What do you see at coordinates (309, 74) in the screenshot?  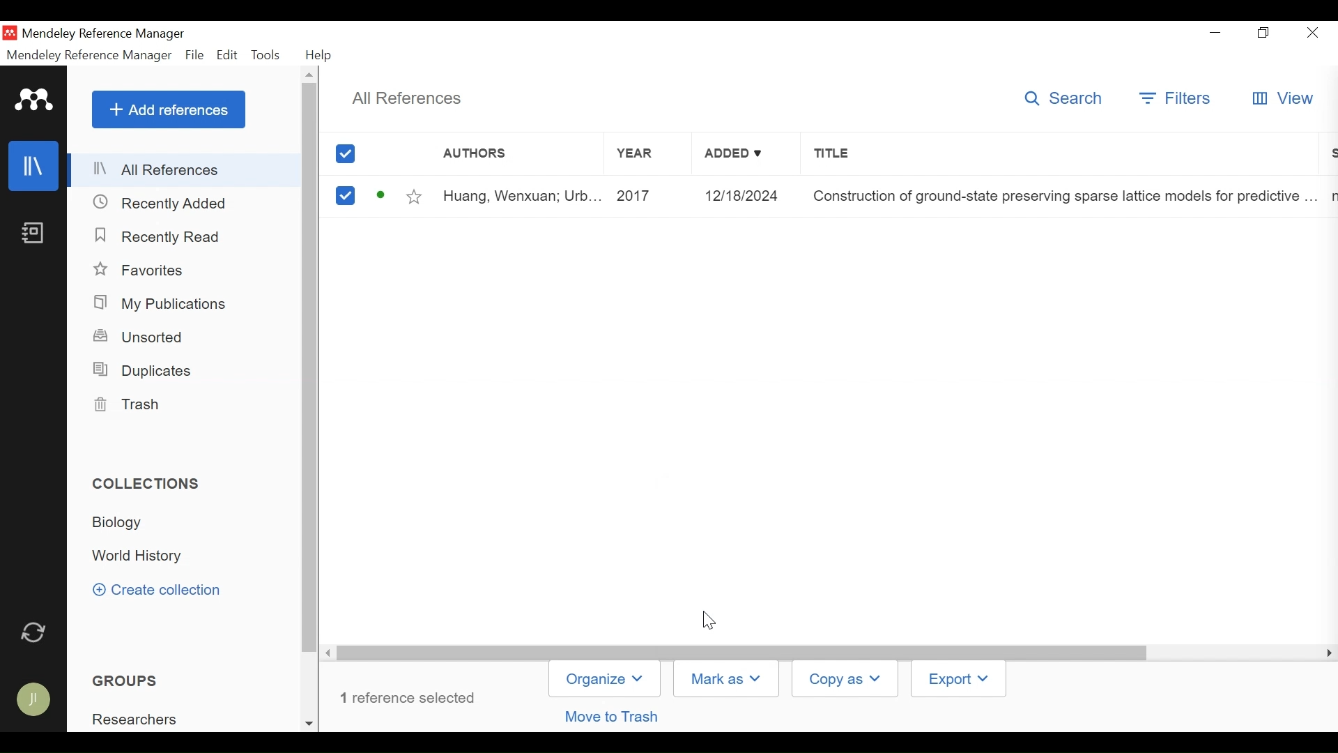 I see `Scroll up` at bounding box center [309, 74].